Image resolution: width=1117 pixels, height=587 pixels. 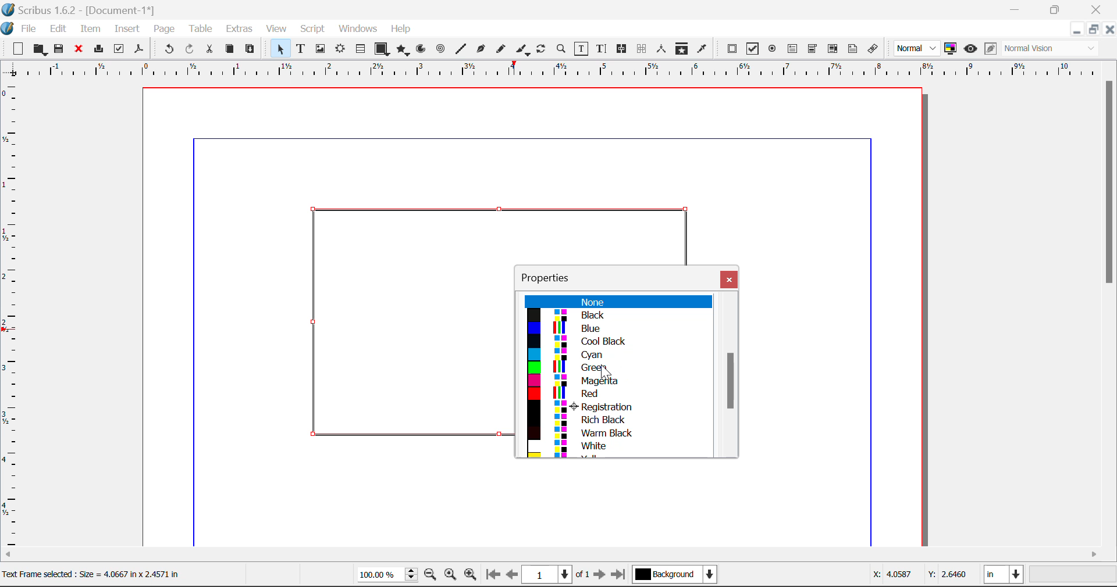 What do you see at coordinates (500, 49) in the screenshot?
I see `Freehand Line` at bounding box center [500, 49].